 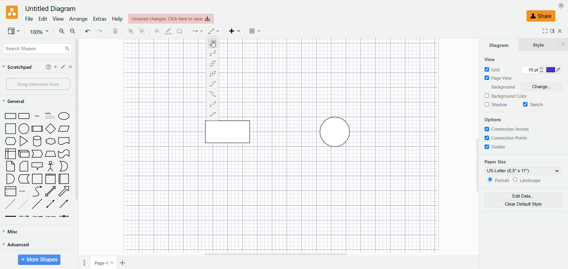 I want to click on horizontal scroll bar, so click(x=277, y=254).